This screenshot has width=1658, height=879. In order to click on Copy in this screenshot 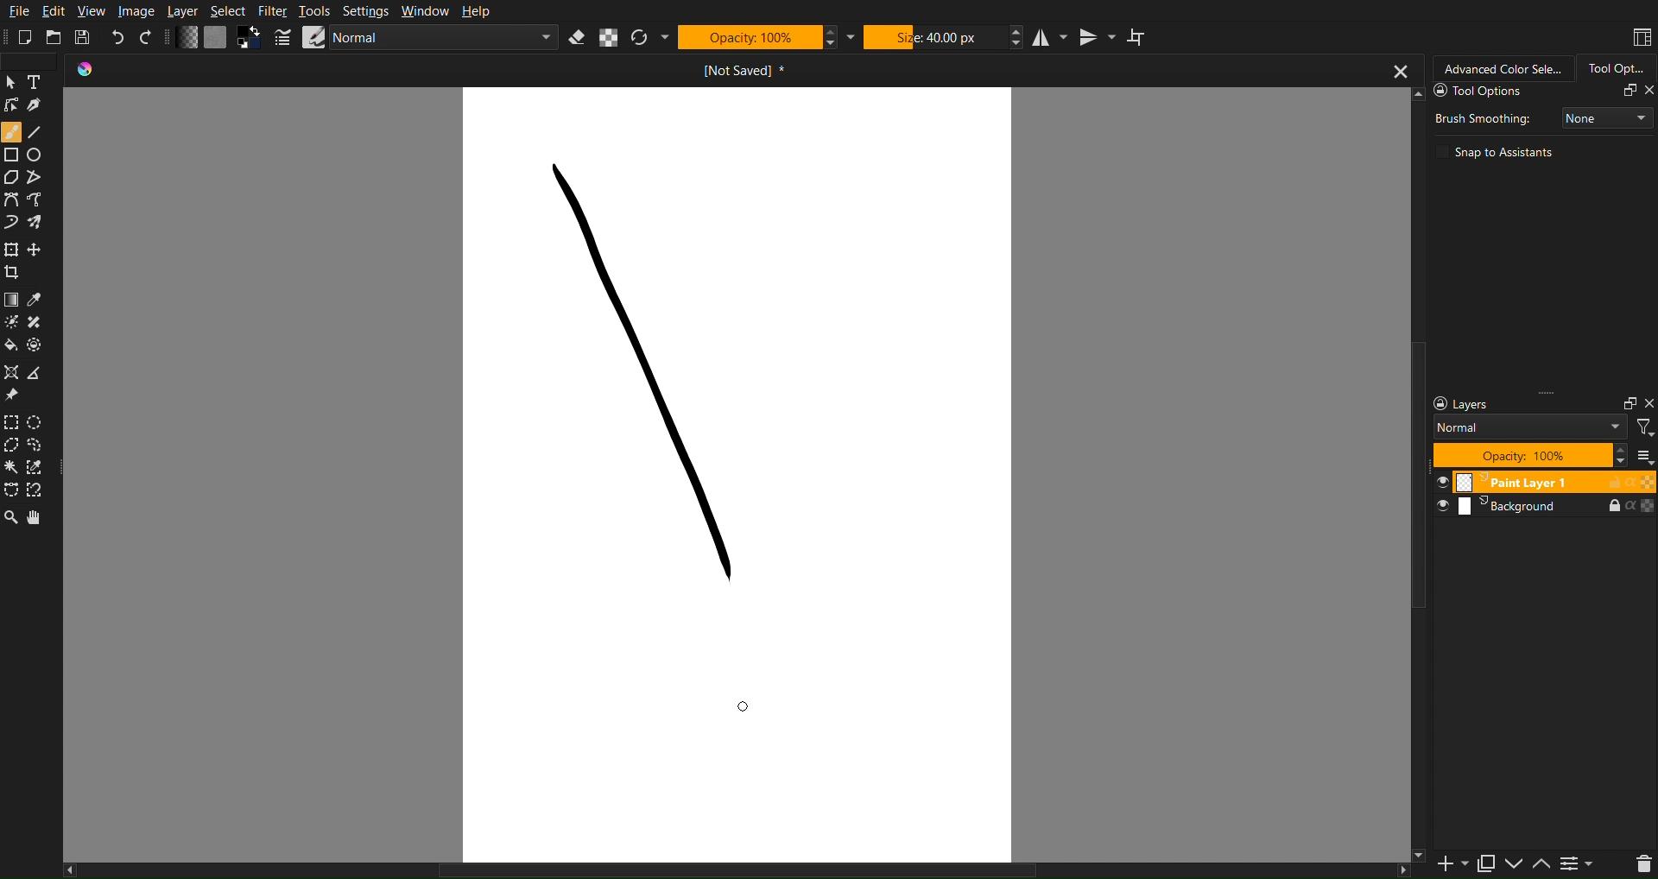, I will do `click(1488, 864)`.